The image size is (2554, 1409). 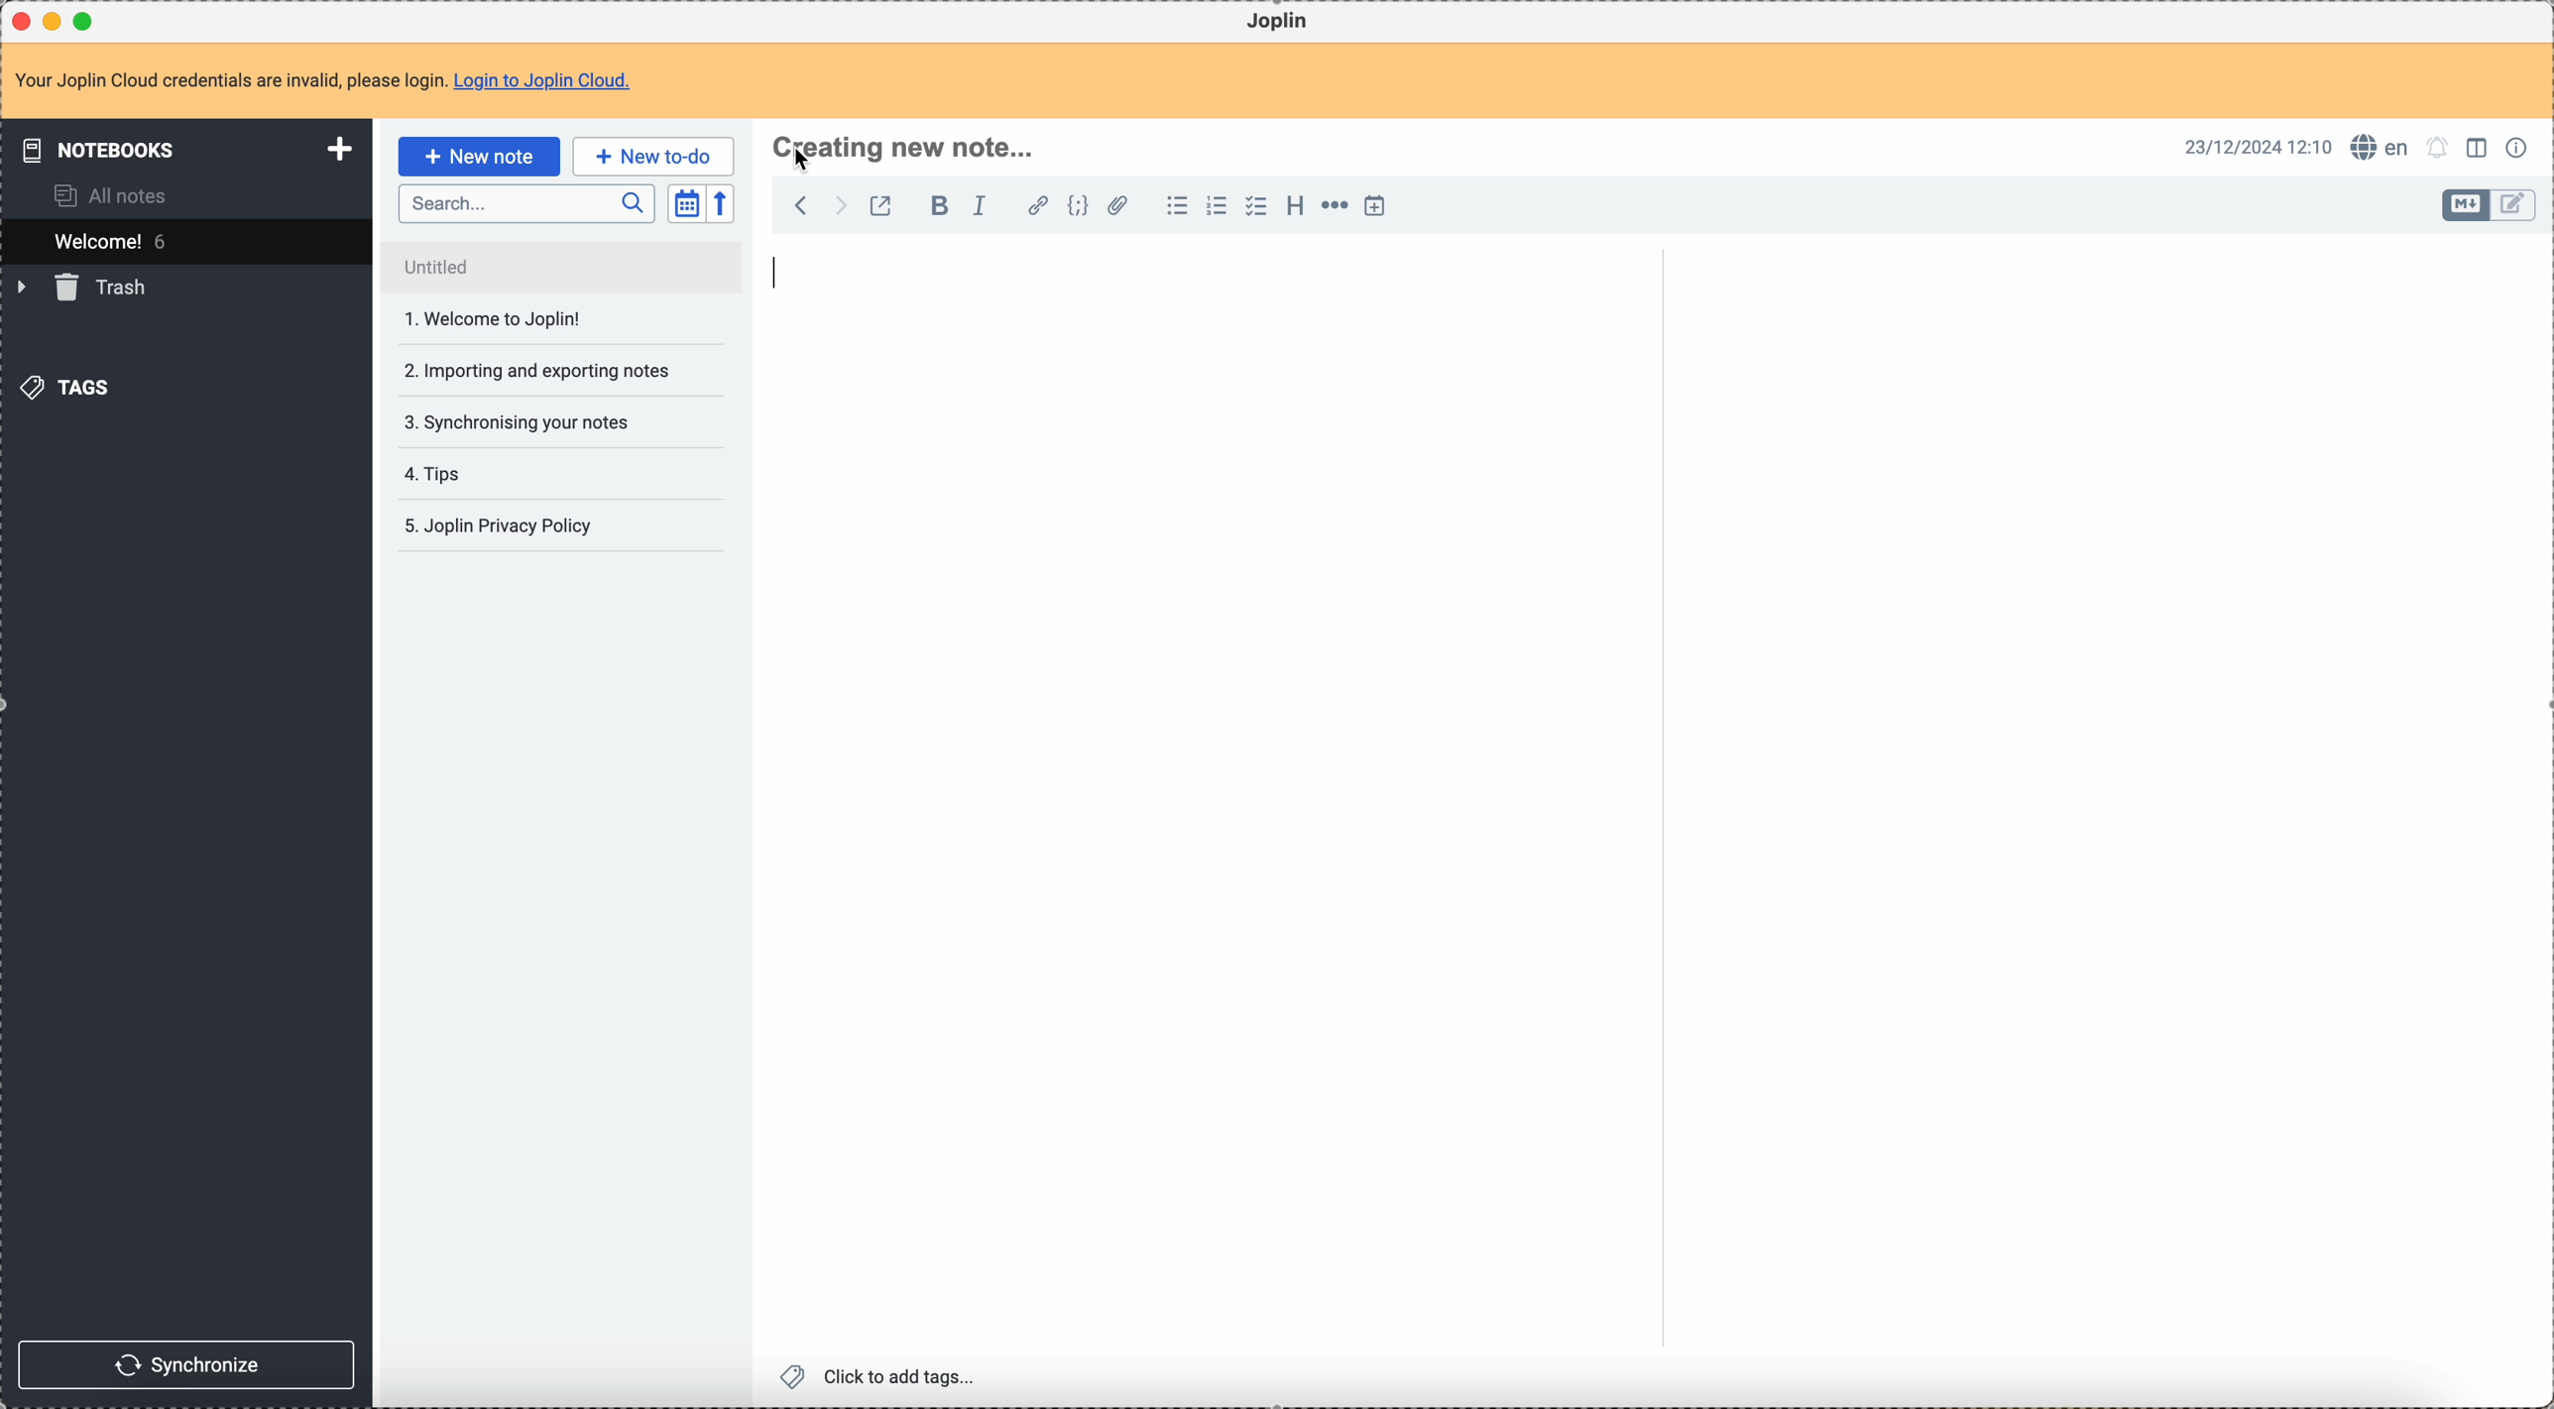 I want to click on bold, so click(x=934, y=207).